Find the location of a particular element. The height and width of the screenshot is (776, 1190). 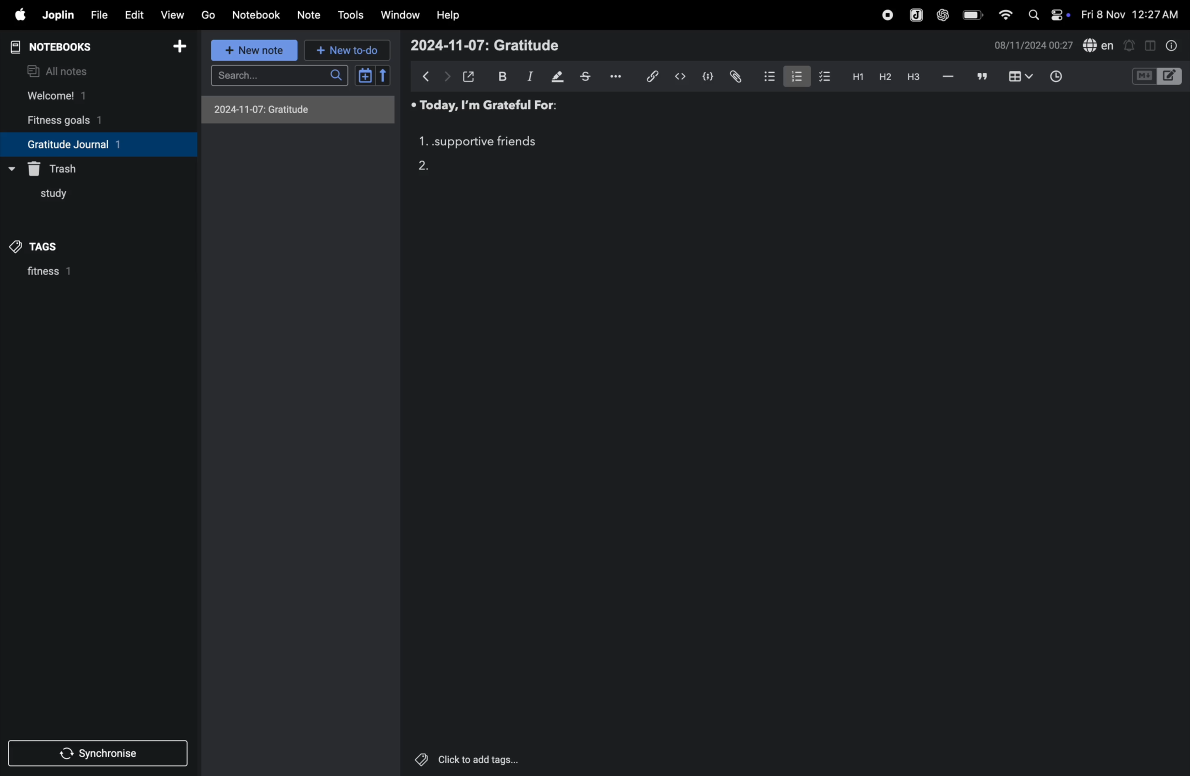

click to add tags is located at coordinates (462, 757).